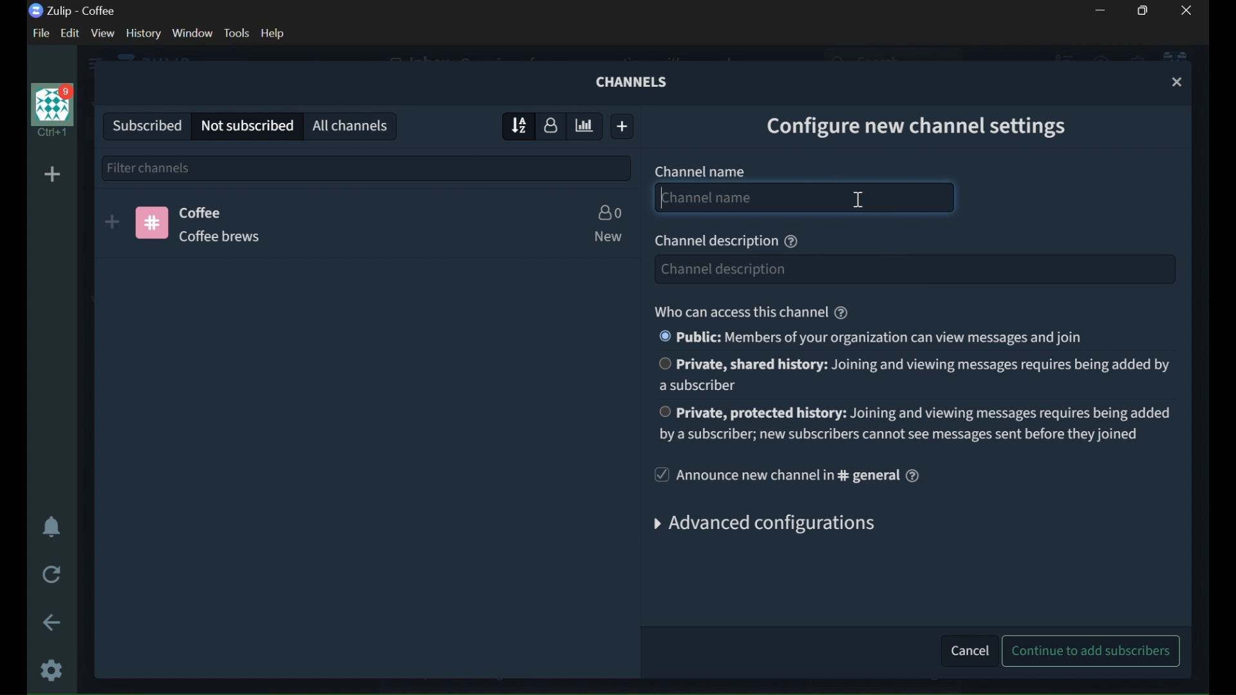 This screenshot has height=695, width=1236. What do you see at coordinates (966, 649) in the screenshot?
I see `CANCEL` at bounding box center [966, 649].